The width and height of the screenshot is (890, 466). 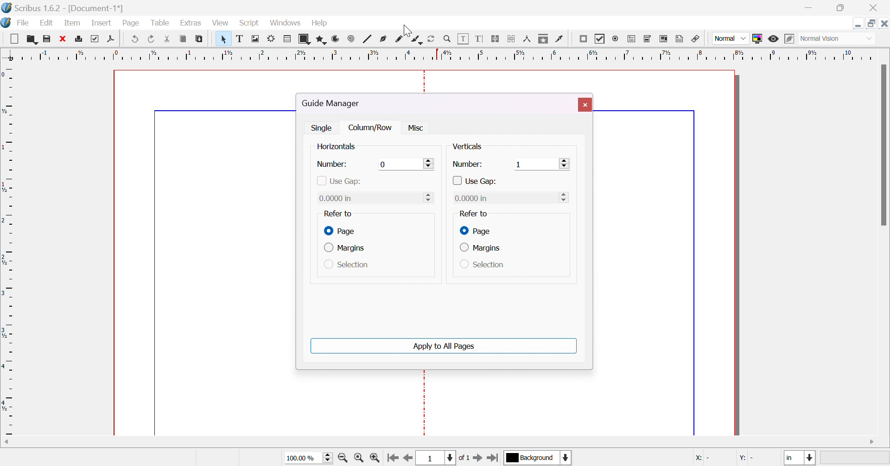 I want to click on number, so click(x=333, y=164).